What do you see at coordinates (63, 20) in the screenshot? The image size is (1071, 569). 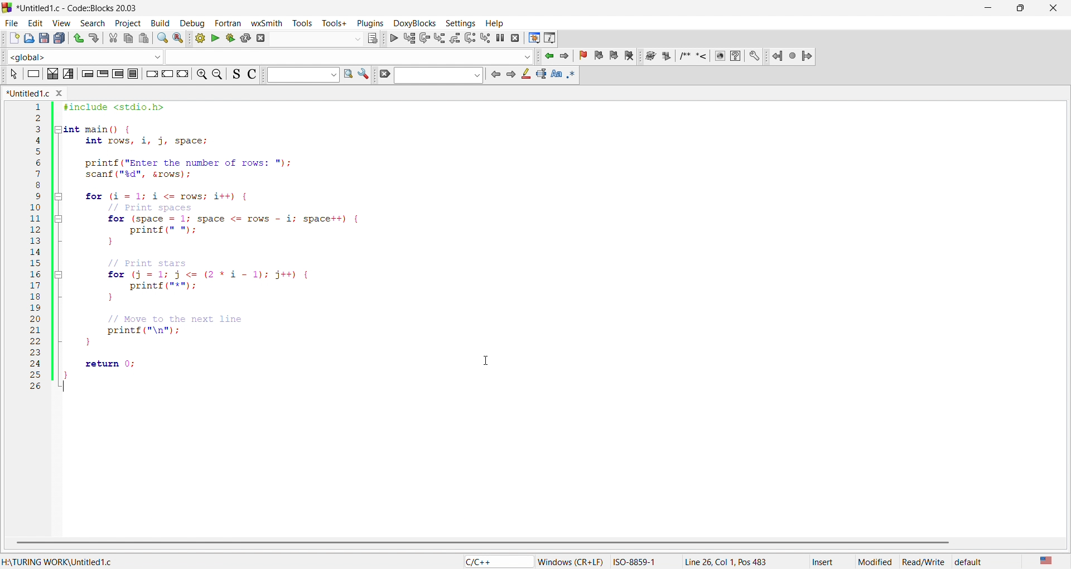 I see `view` at bounding box center [63, 20].